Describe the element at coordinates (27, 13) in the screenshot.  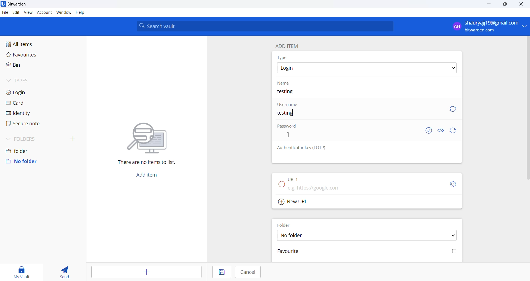
I see `view` at that location.